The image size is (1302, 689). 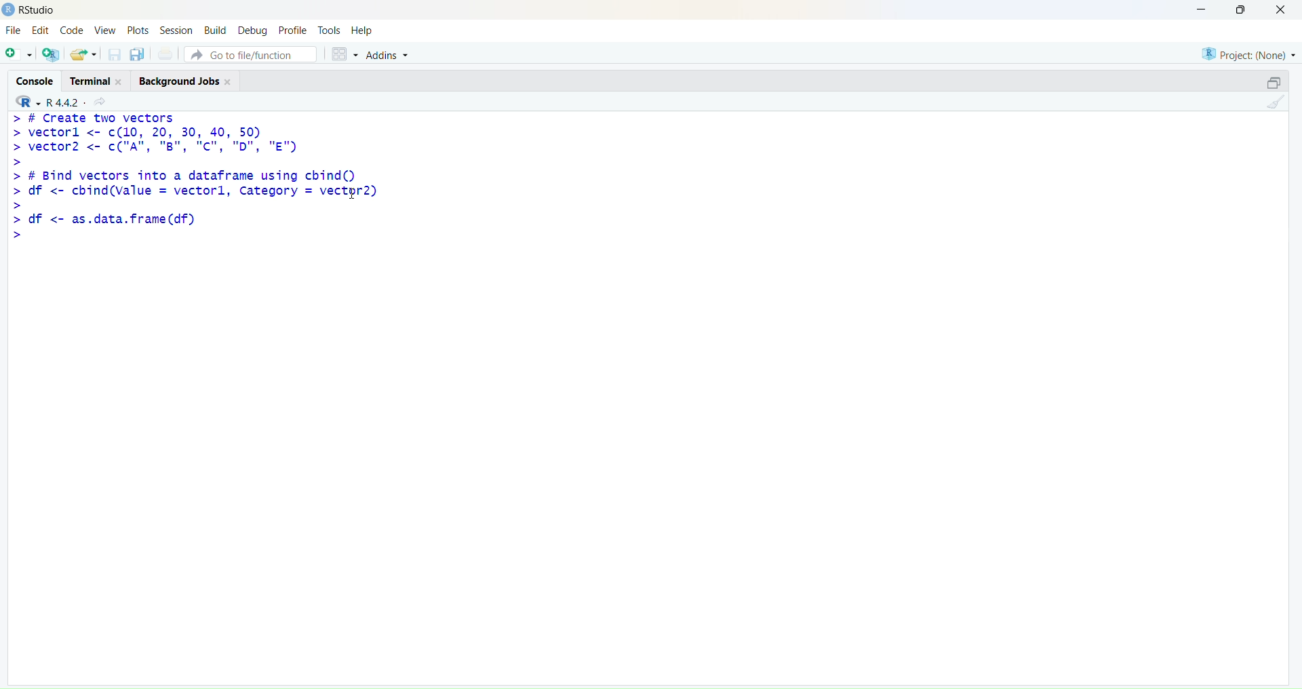 What do you see at coordinates (41, 31) in the screenshot?
I see `Edit` at bounding box center [41, 31].